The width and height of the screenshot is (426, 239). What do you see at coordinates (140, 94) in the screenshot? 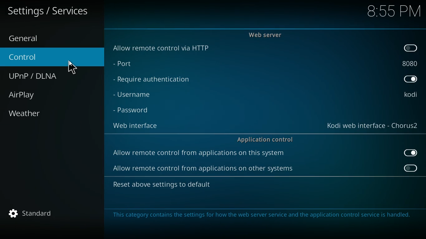
I see `username` at bounding box center [140, 94].